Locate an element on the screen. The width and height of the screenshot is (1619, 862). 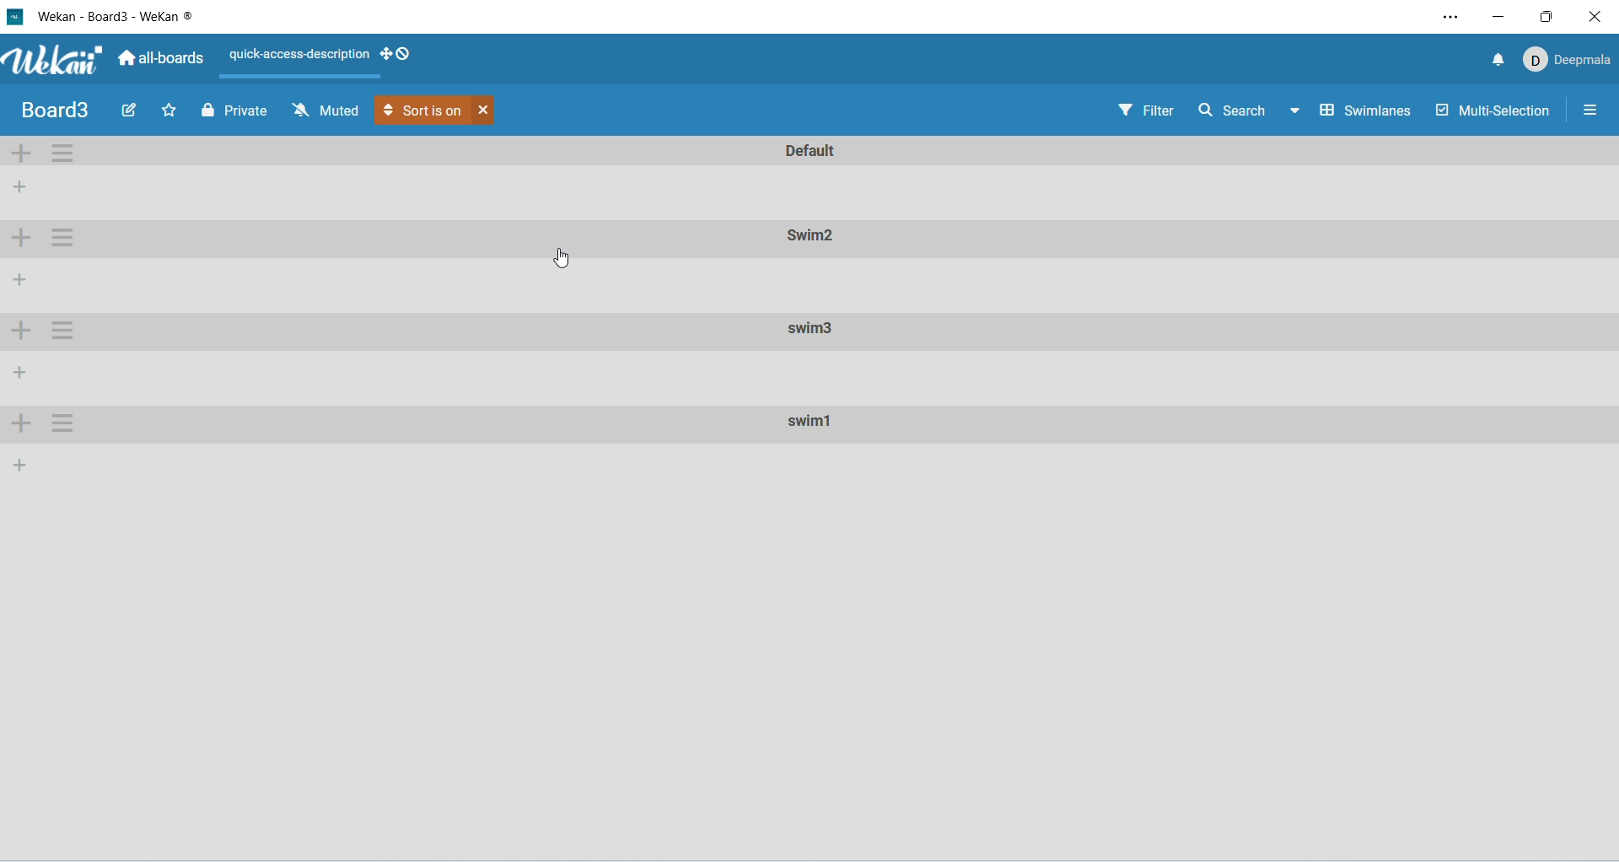
show-desktop-drag-handles is located at coordinates (401, 54).